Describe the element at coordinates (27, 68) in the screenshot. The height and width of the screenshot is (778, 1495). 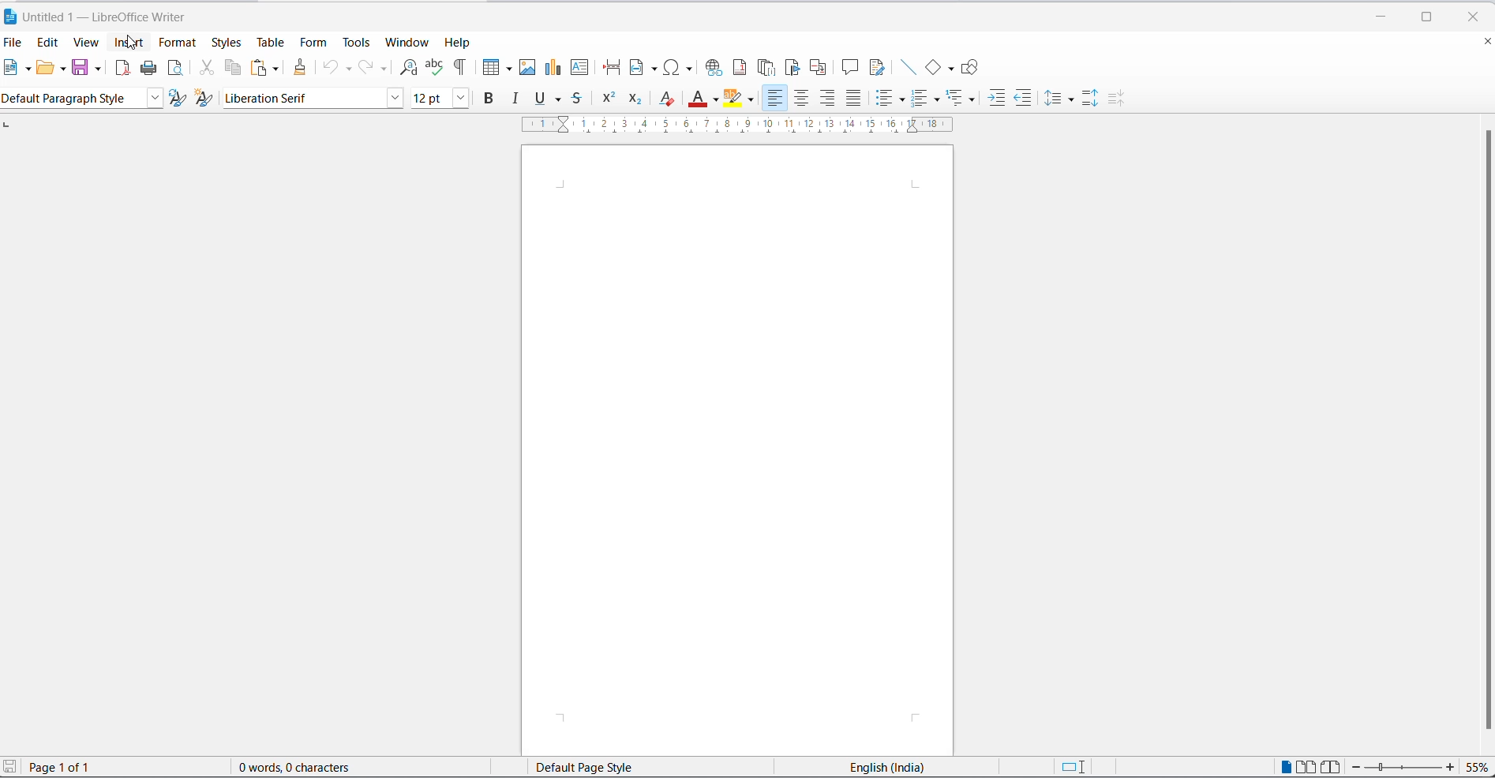
I see `new file options` at that location.